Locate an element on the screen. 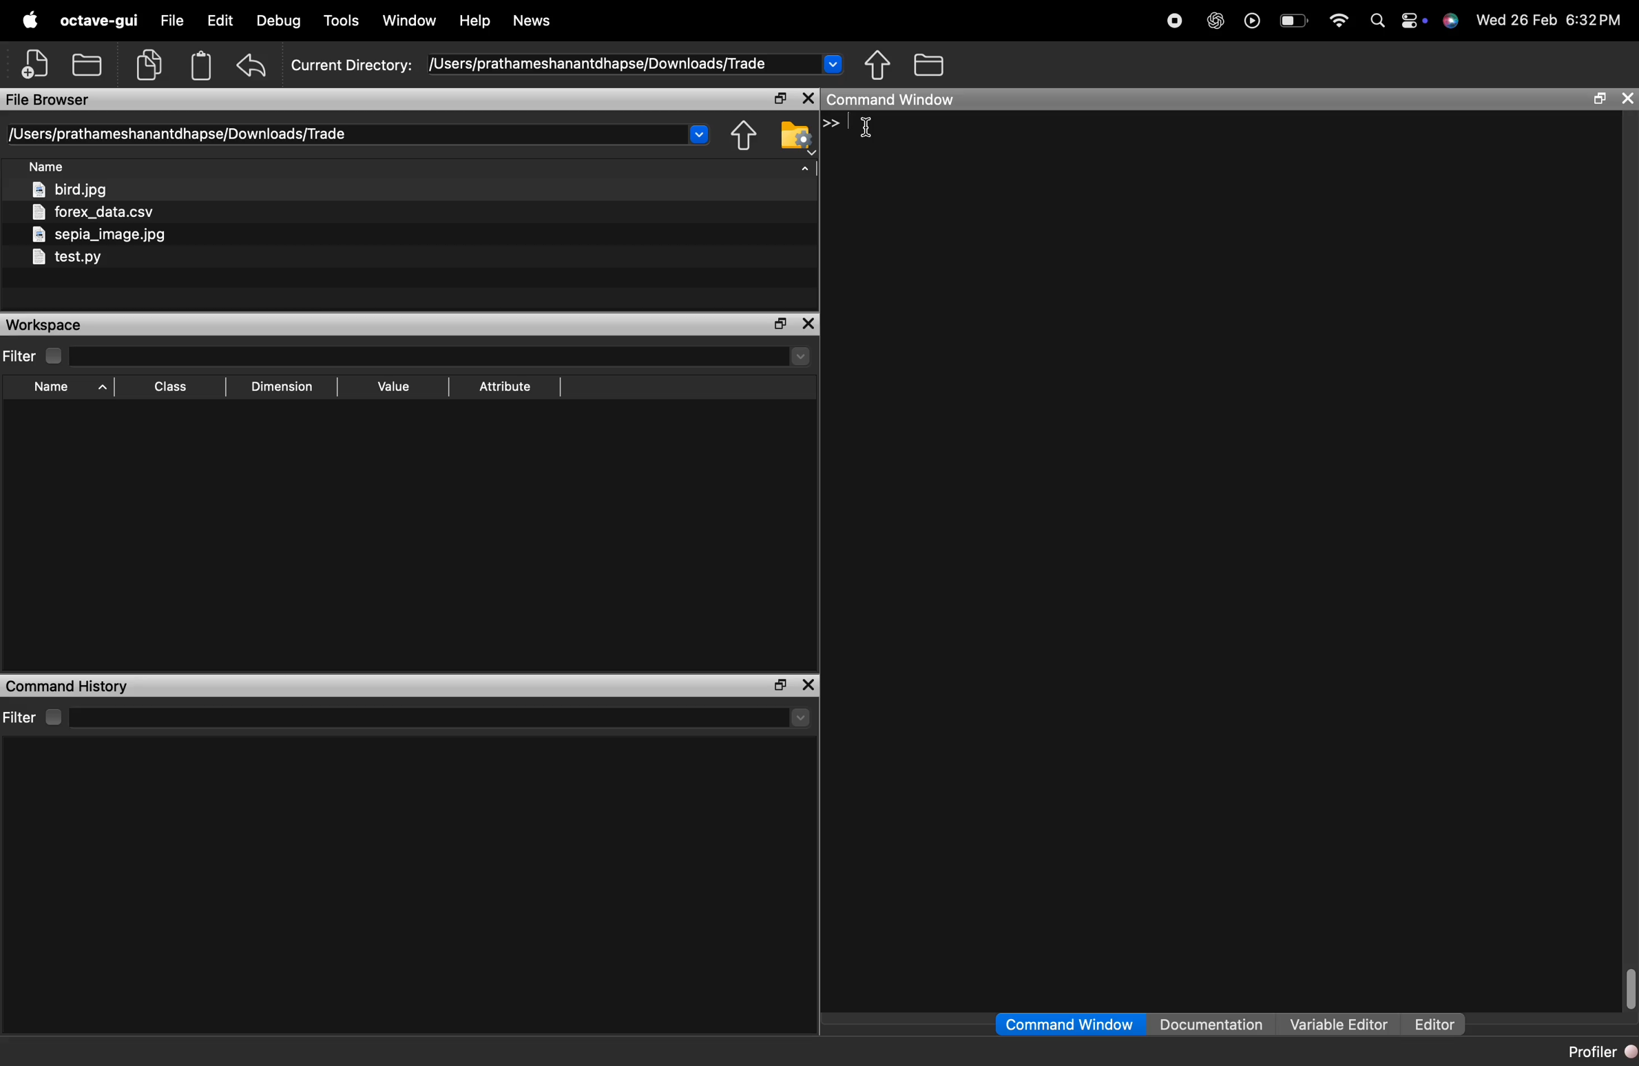 This screenshot has width=1639, height=1066. close is located at coordinates (1627, 98).